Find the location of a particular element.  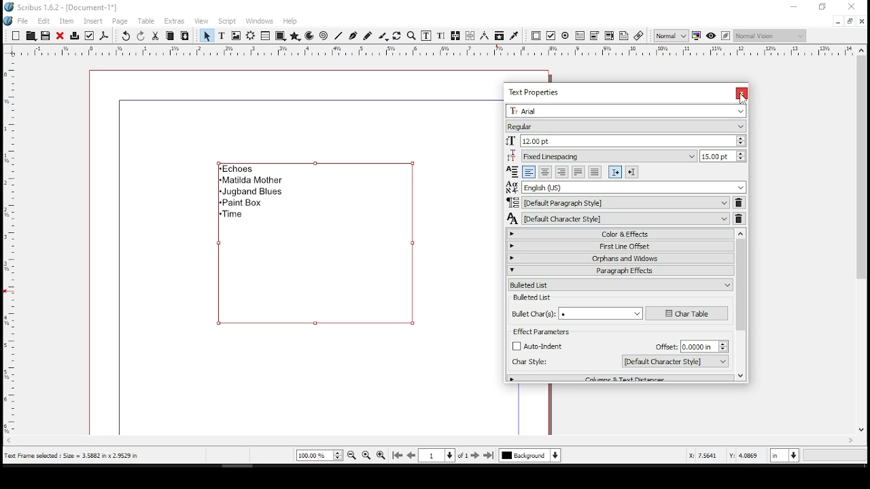

align text forced justified is located at coordinates (594, 172).